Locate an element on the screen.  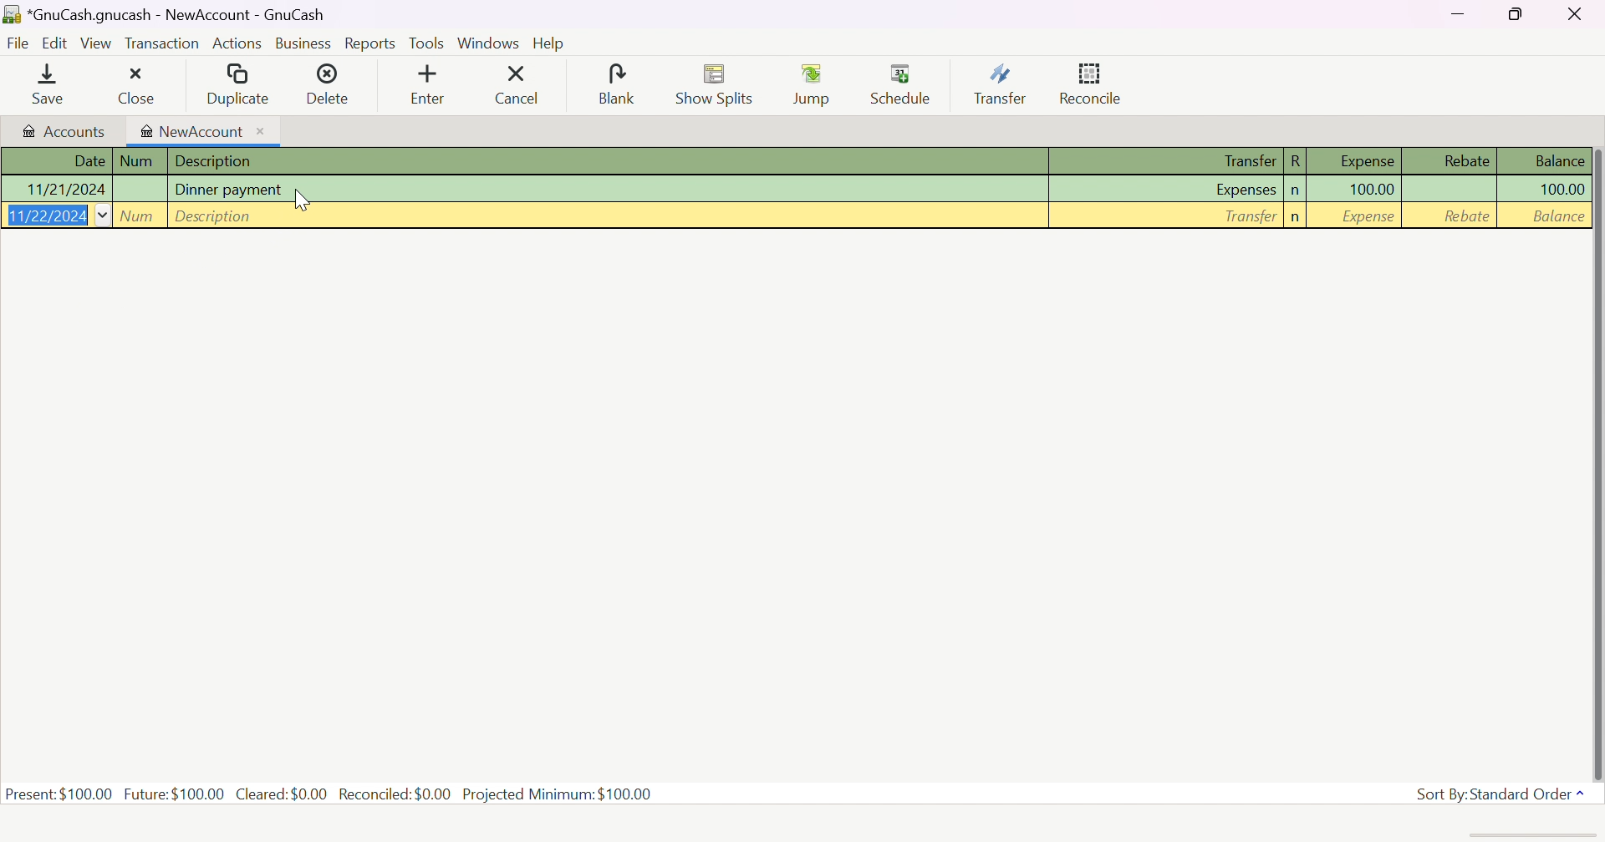
Show Splits is located at coordinates (711, 86).